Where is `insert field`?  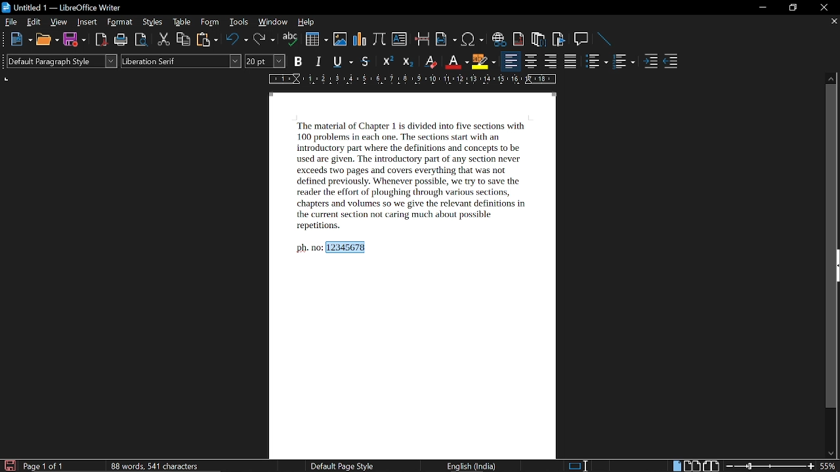 insert field is located at coordinates (445, 39).